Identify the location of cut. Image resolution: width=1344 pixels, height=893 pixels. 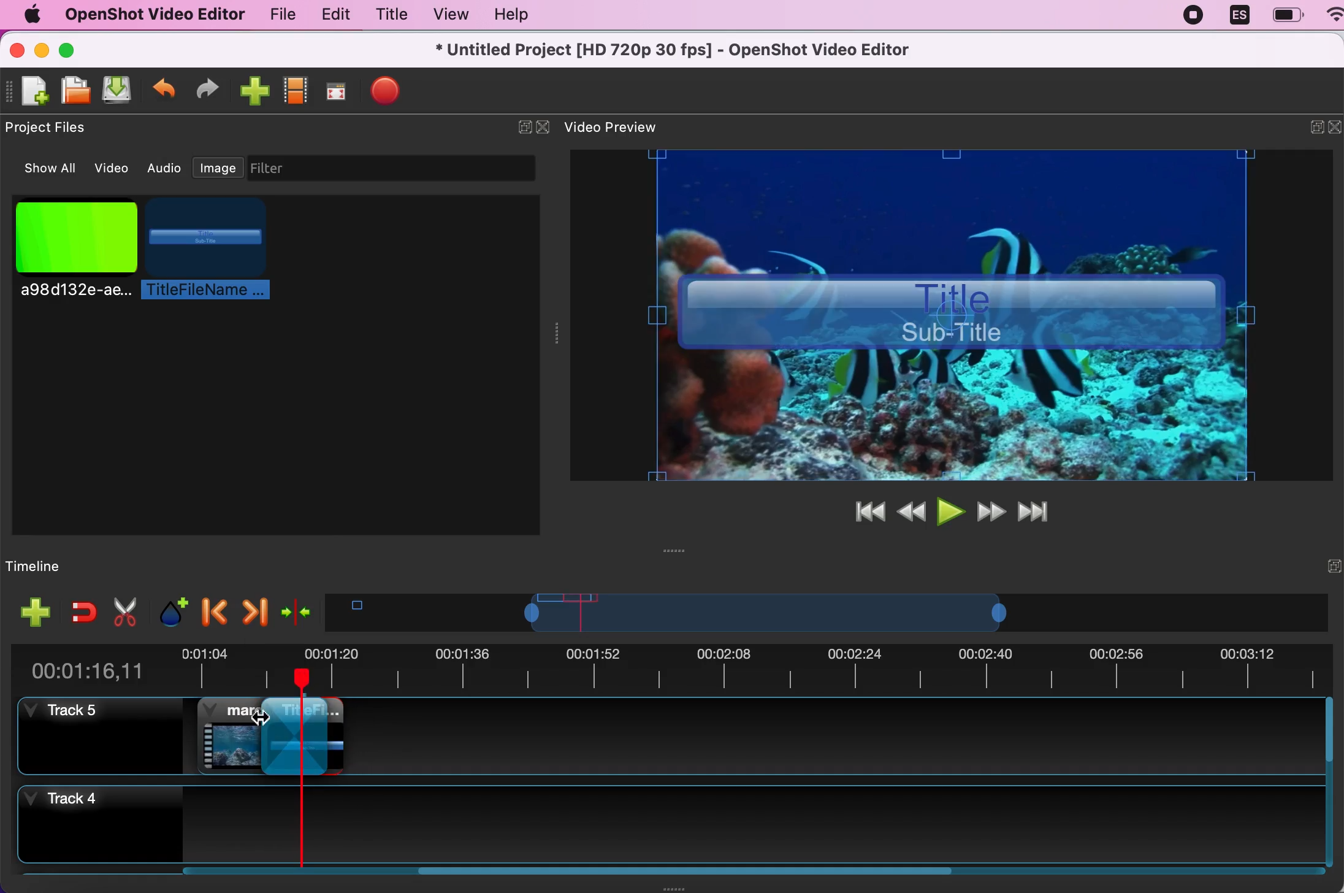
(123, 611).